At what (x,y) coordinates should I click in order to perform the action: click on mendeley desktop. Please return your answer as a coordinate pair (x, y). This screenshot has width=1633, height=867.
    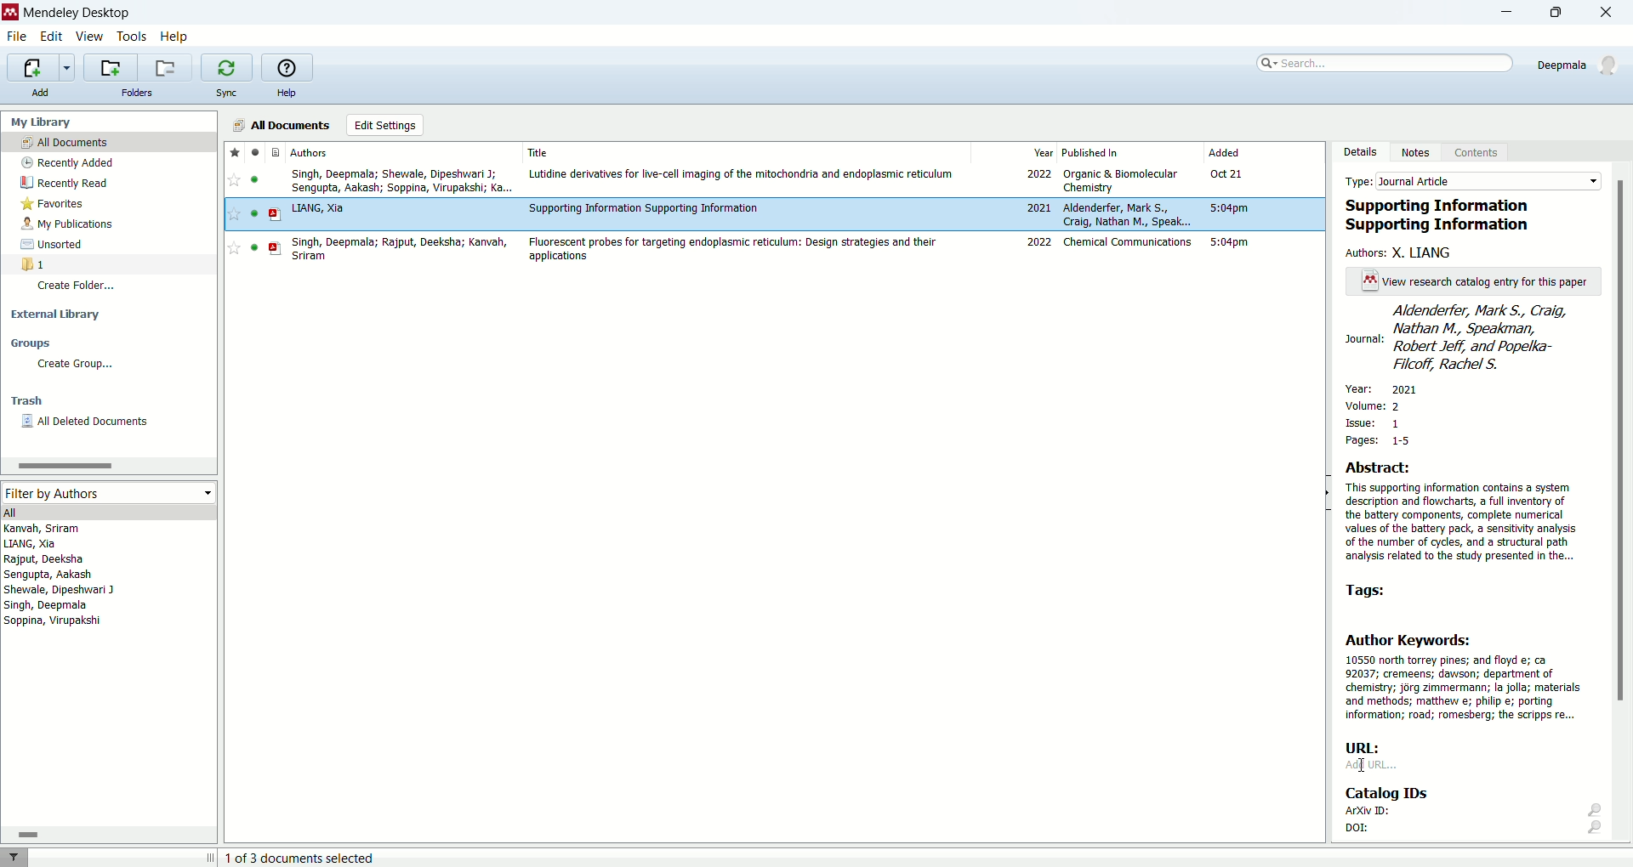
    Looking at the image, I should click on (77, 13).